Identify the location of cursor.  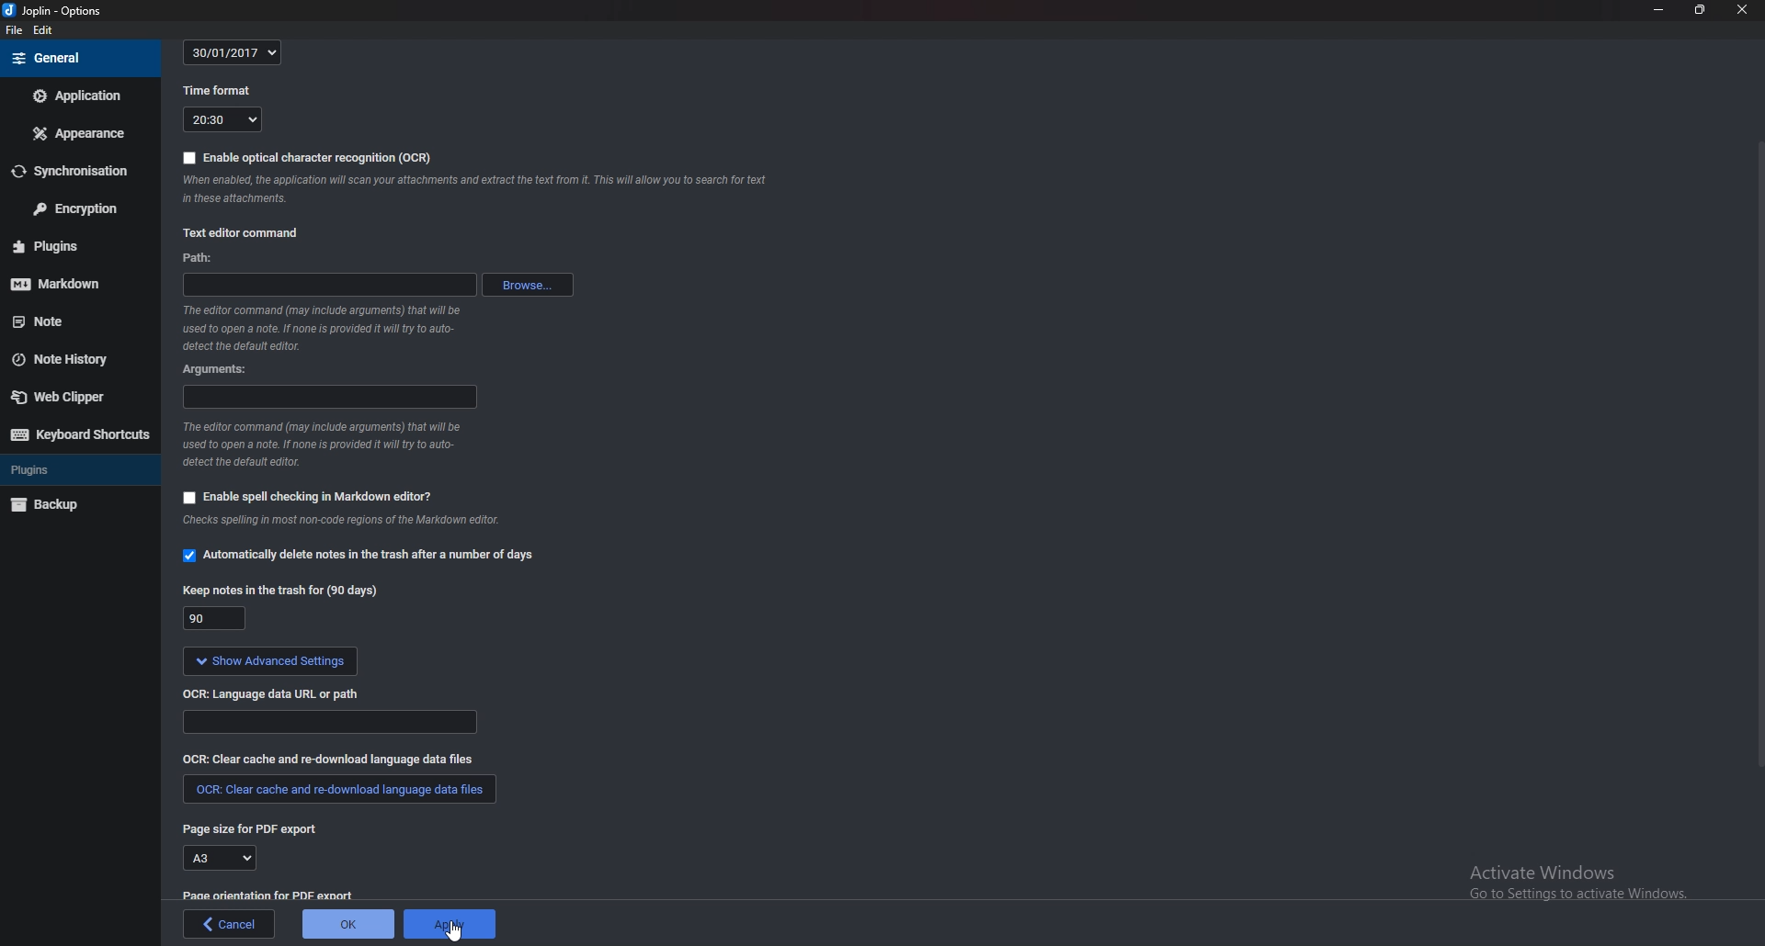
(455, 931).